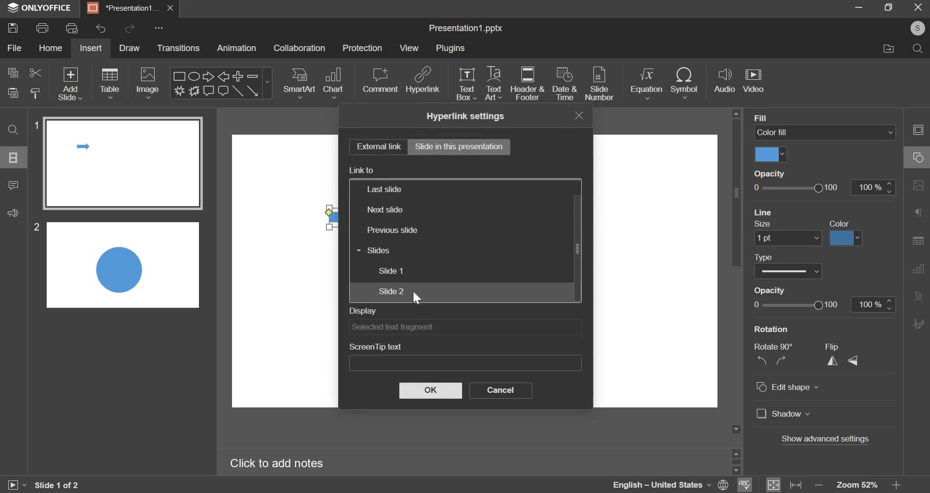  Describe the element at coordinates (726, 84) in the screenshot. I see `audio` at that location.